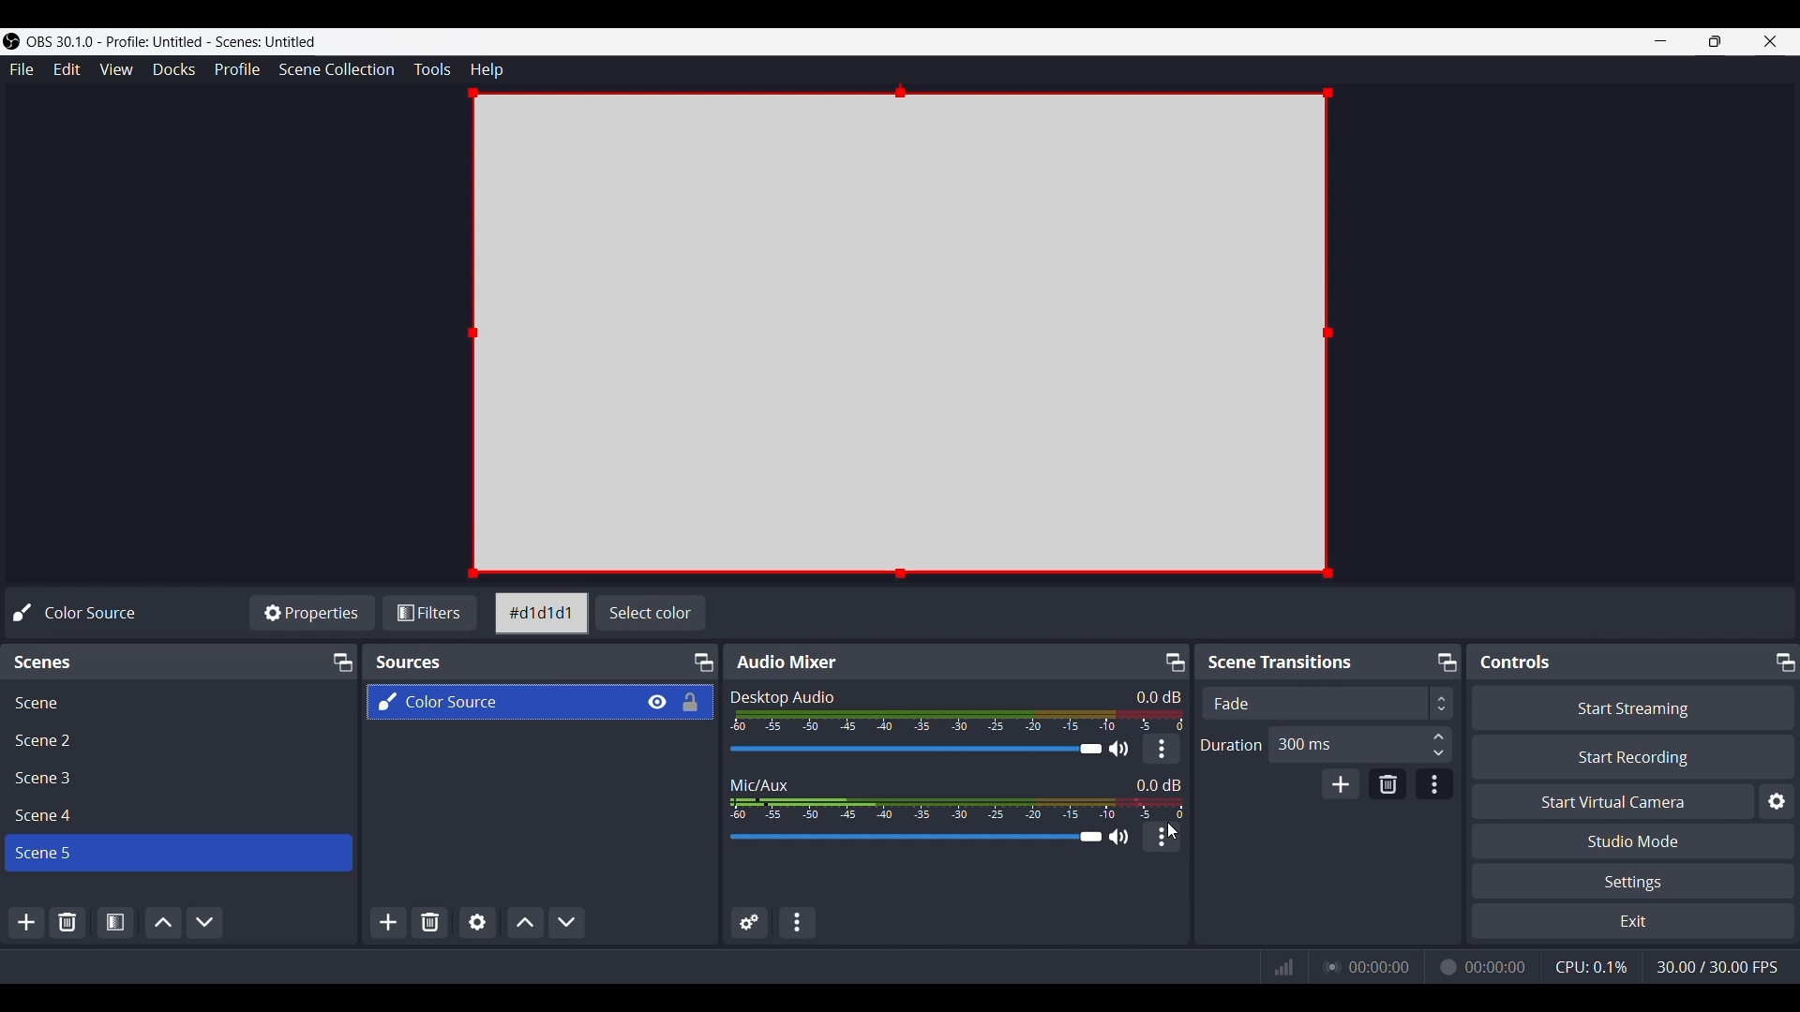 The width and height of the screenshot is (1800, 1012). I want to click on Text, so click(82, 613).